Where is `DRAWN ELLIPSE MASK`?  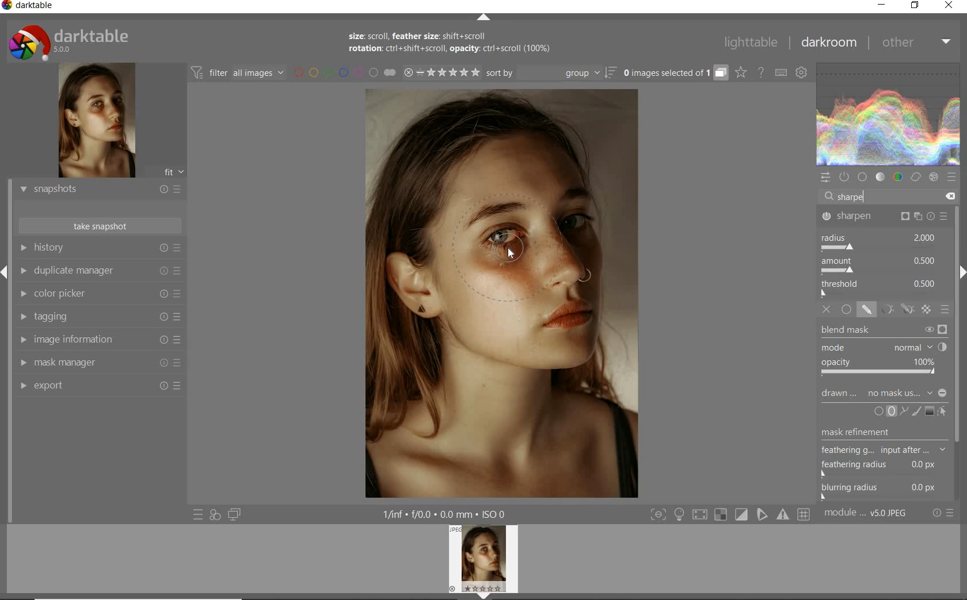 DRAWN ELLIPSE MASK is located at coordinates (512, 248).